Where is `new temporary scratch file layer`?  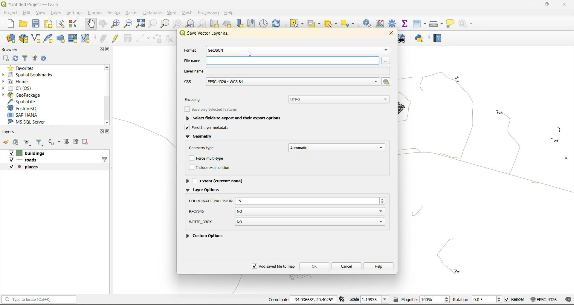
new temporary scratch file layer is located at coordinates (60, 38).